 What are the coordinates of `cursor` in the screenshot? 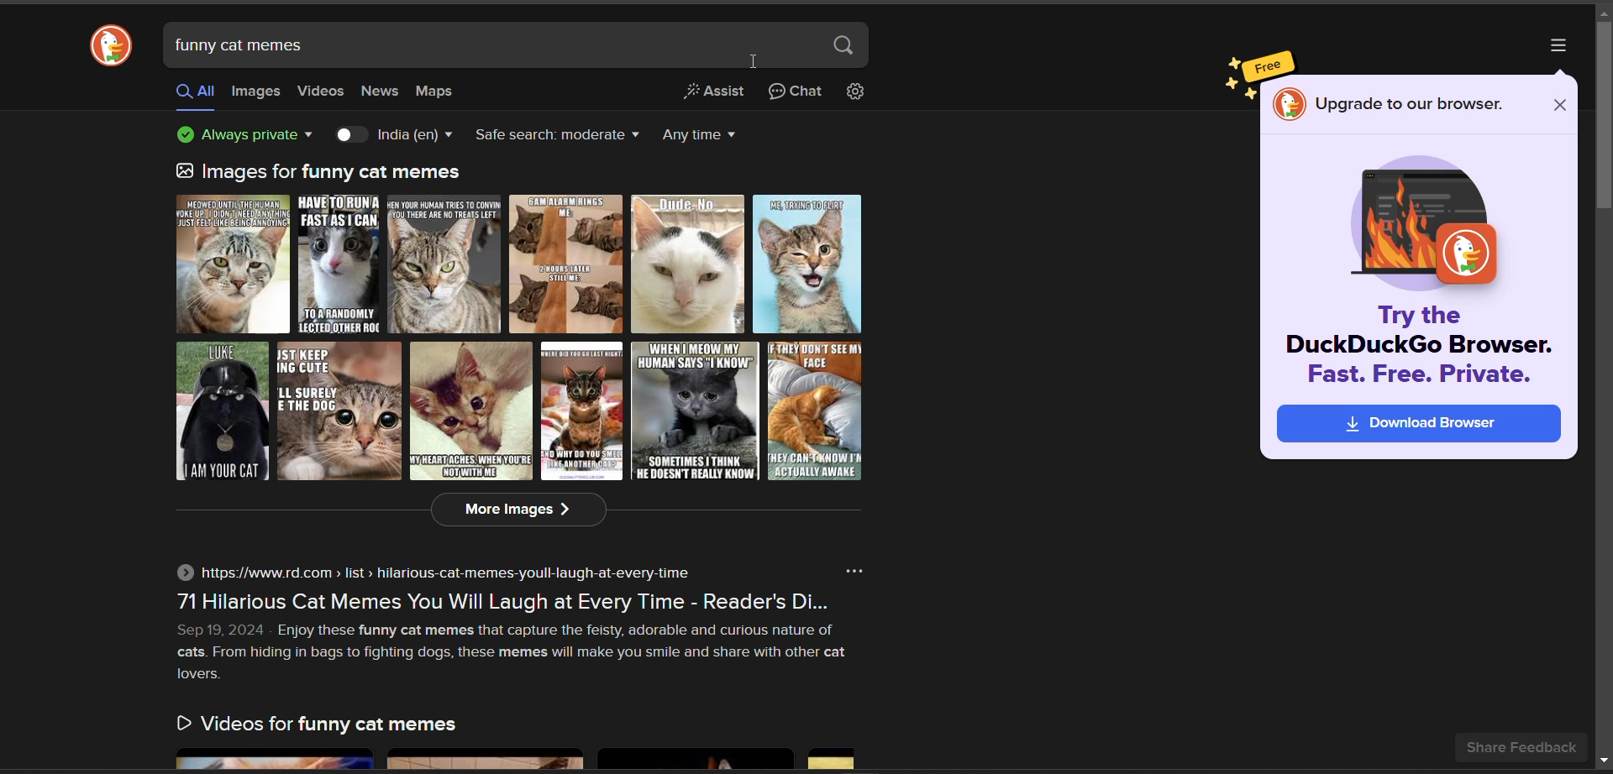 It's located at (754, 60).